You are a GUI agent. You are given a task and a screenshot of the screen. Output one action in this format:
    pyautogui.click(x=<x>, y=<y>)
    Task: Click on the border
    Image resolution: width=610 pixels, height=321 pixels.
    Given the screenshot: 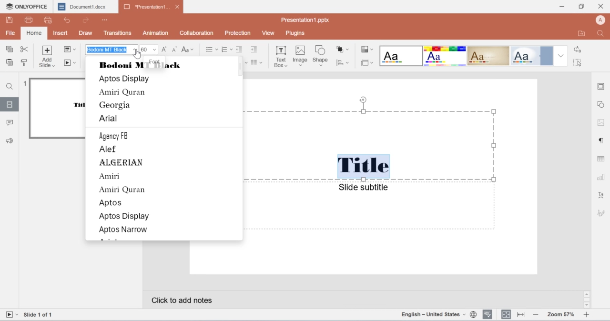 What is the action you would take?
    pyautogui.click(x=366, y=62)
    